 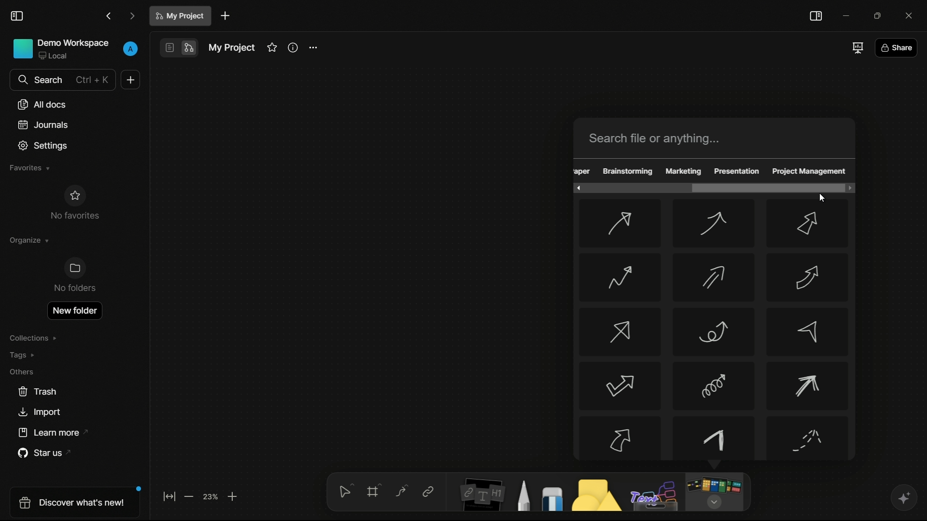 I want to click on back, so click(x=109, y=16).